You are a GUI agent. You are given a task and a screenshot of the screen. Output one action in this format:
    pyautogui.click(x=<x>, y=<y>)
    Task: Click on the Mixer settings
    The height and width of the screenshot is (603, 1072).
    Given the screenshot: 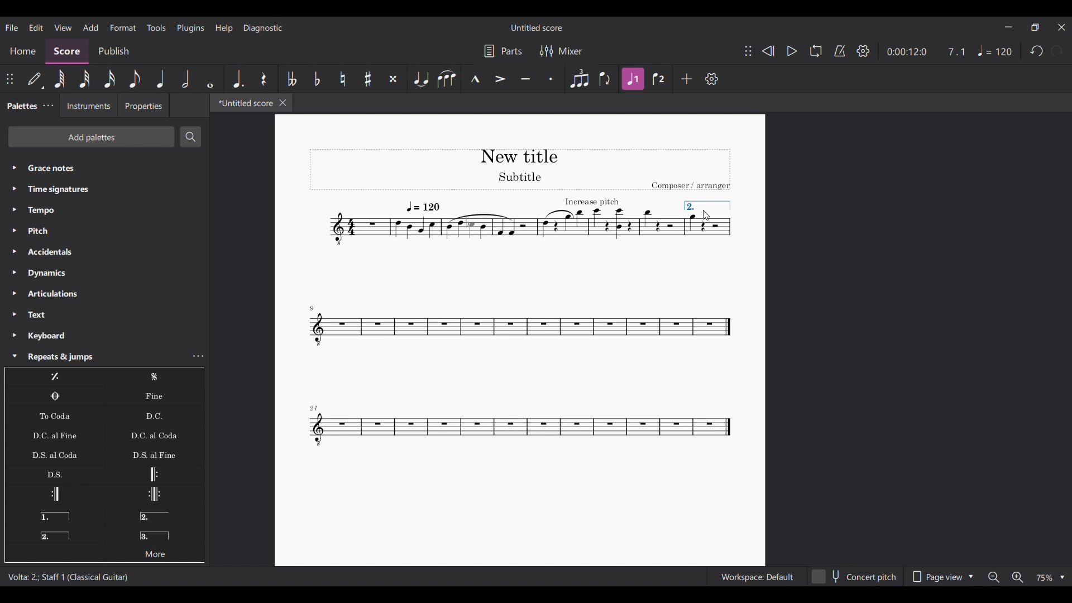 What is the action you would take?
    pyautogui.click(x=562, y=51)
    